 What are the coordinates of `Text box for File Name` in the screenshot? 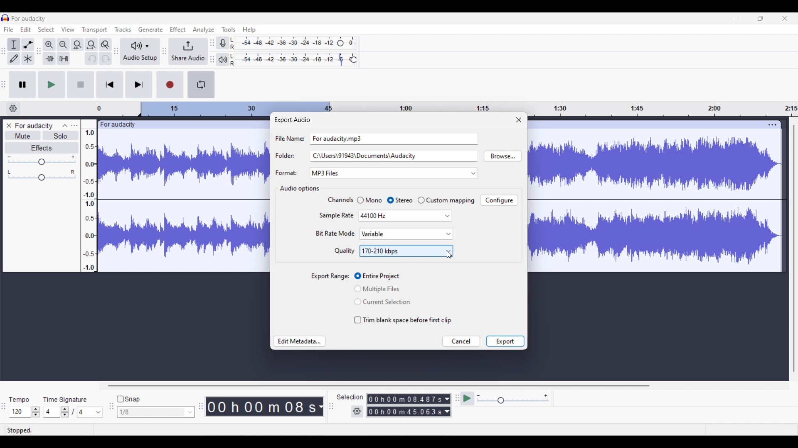 It's located at (394, 138).